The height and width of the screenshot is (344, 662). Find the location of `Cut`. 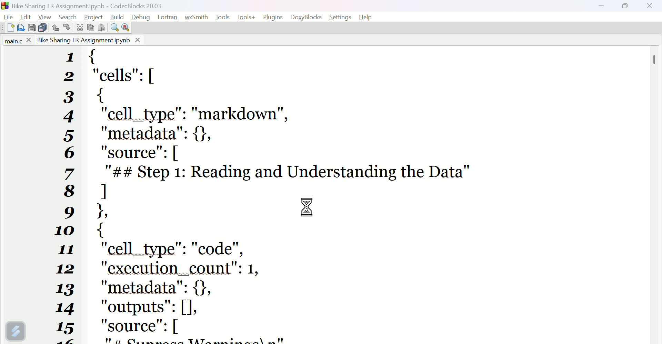

Cut is located at coordinates (78, 28).